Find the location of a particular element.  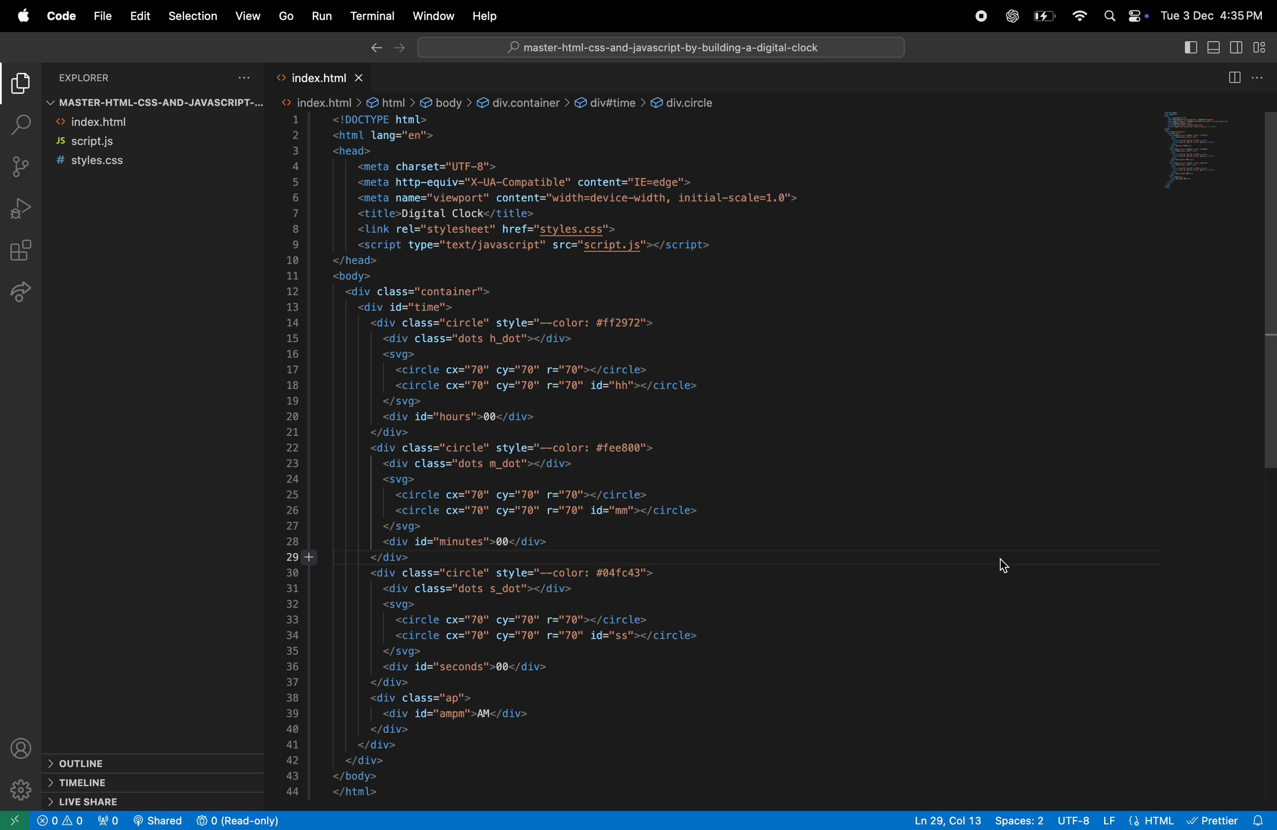

people added is located at coordinates (246, 820).